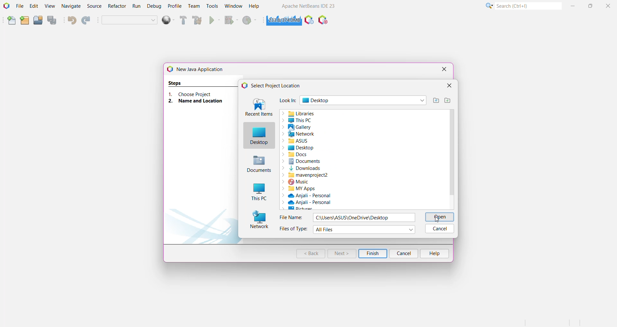 The image size is (617, 327). I want to click on Desktop, so click(259, 136).